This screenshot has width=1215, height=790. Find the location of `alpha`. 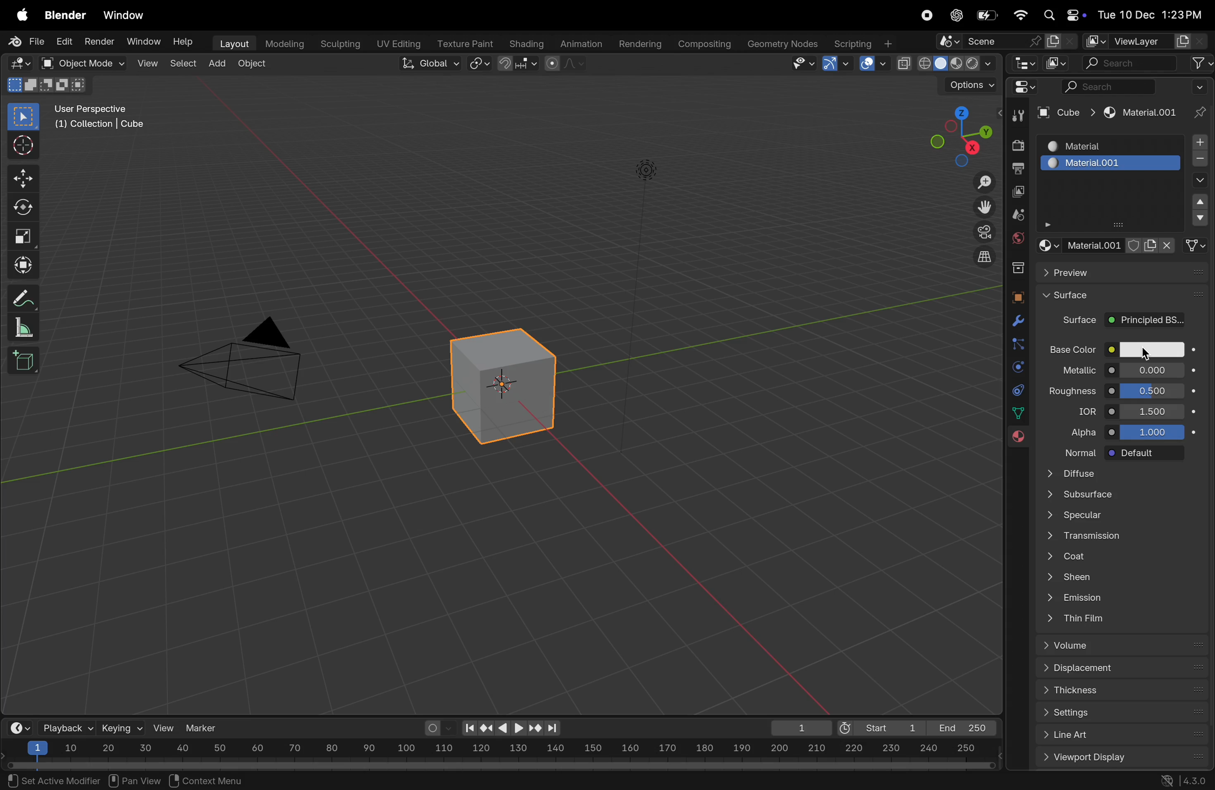

alpha is located at coordinates (1079, 429).